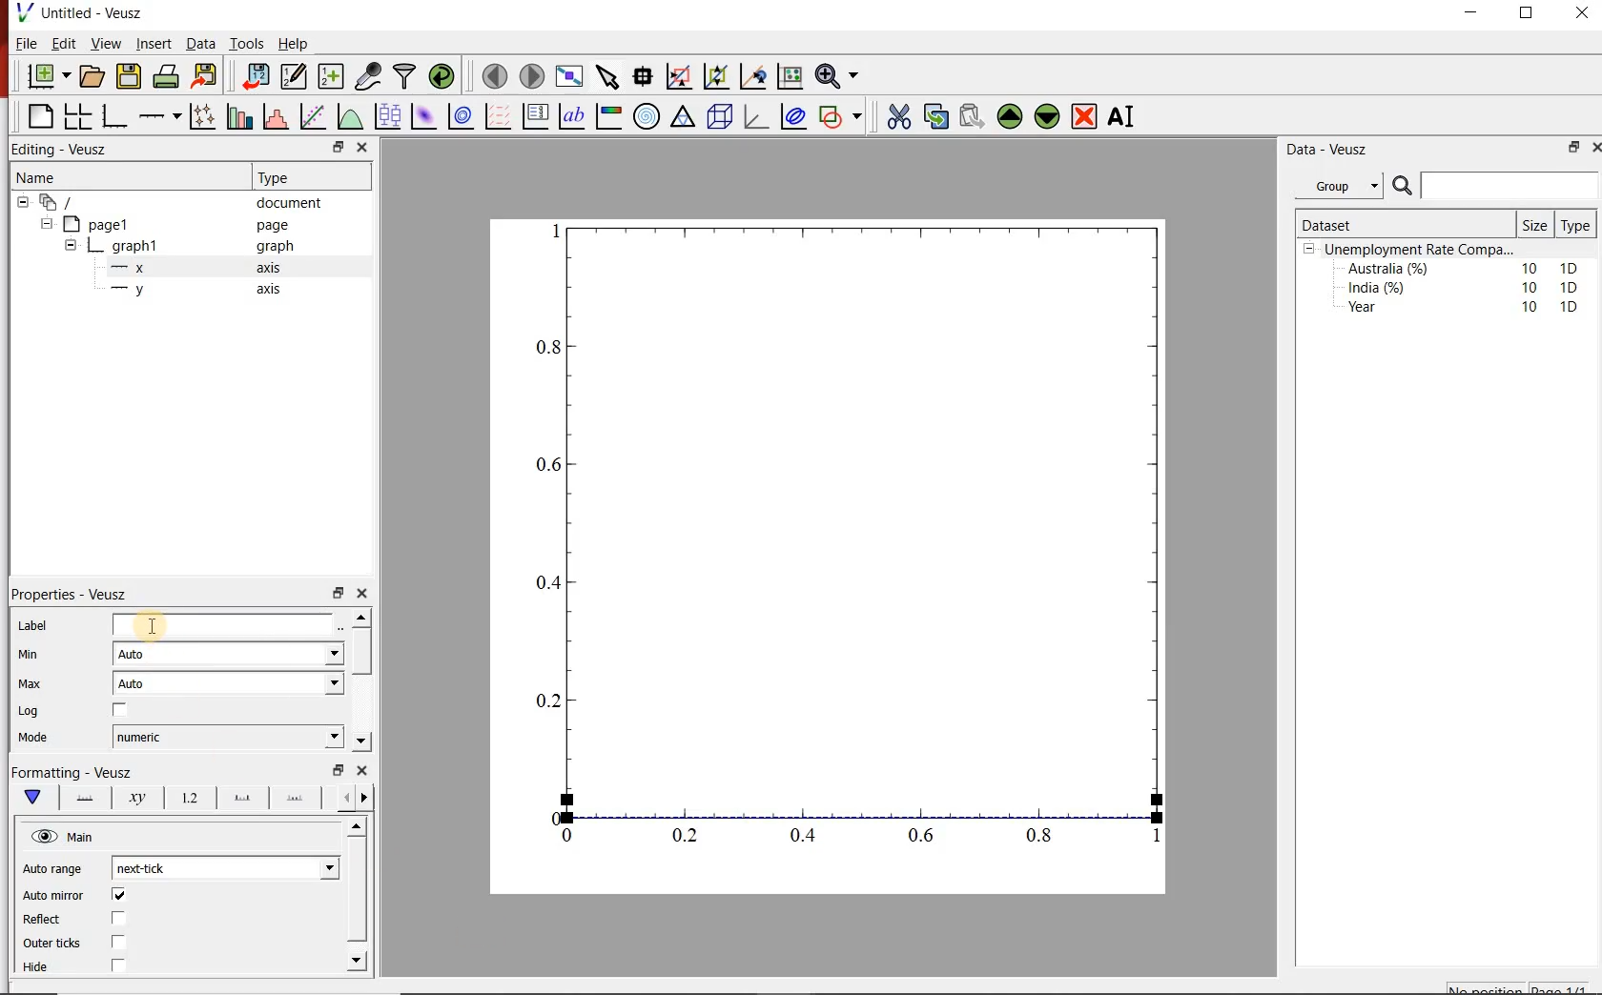 Image resolution: width=1602 pixels, height=995 pixels. Describe the element at coordinates (296, 74) in the screenshot. I see `edit and enter new datasets` at that location.